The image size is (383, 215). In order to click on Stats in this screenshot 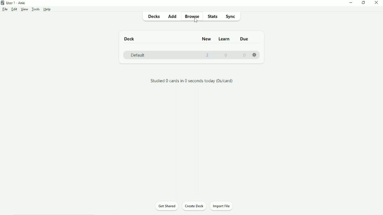, I will do `click(213, 16)`.